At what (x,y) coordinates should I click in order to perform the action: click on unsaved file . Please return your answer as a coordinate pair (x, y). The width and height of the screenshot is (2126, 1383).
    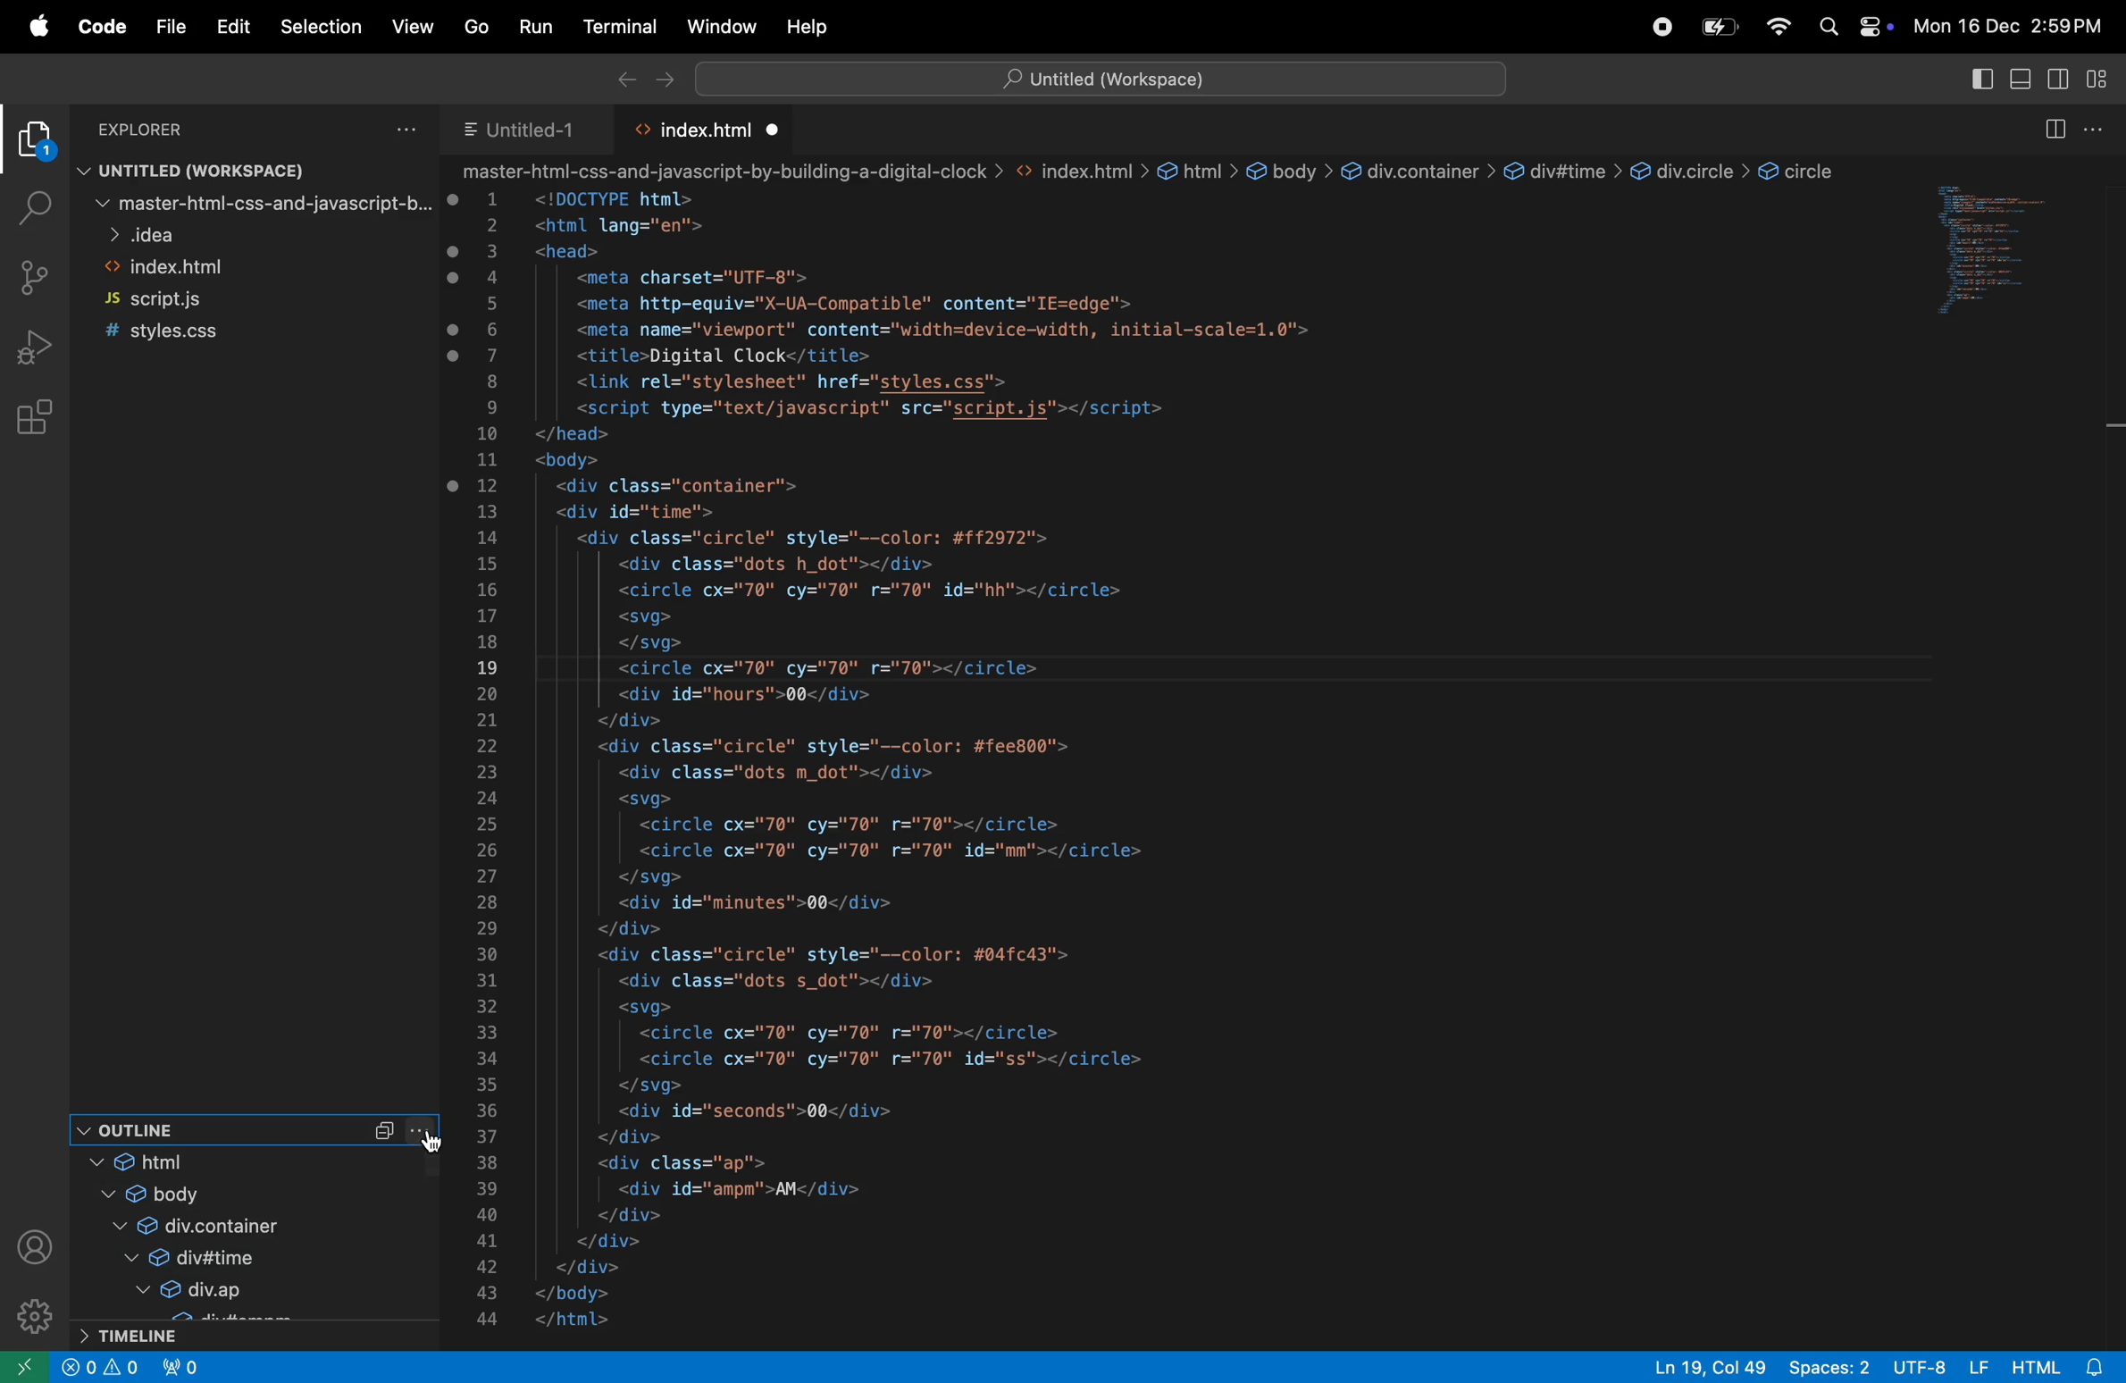
    Looking at the image, I should click on (776, 130).